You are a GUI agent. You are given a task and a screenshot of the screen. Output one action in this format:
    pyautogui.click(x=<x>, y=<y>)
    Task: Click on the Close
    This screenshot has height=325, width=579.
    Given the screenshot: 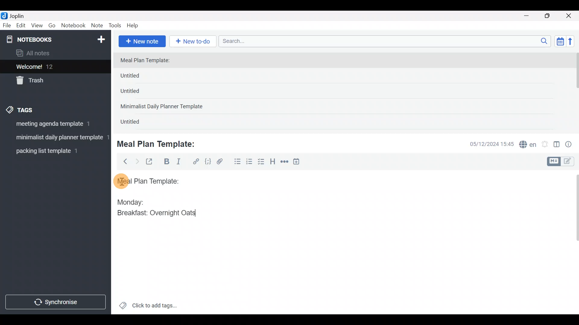 What is the action you would take?
    pyautogui.click(x=570, y=16)
    